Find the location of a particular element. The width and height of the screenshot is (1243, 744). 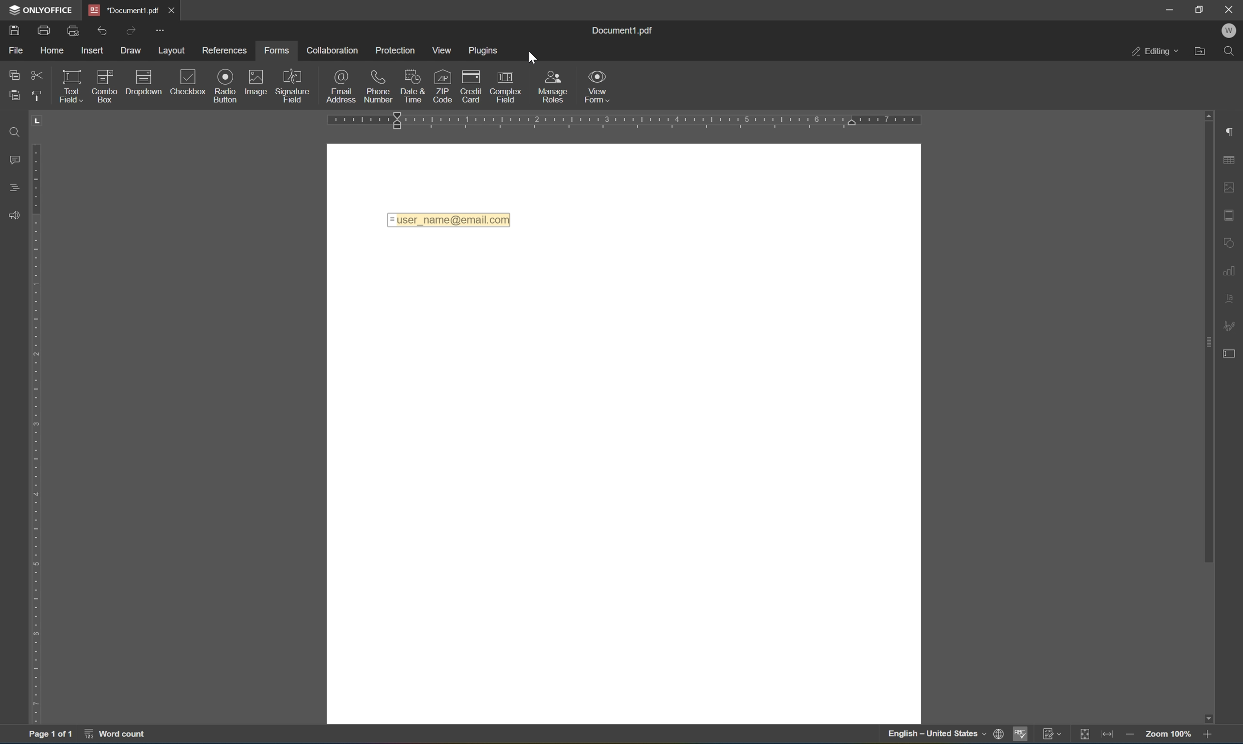

collaboration is located at coordinates (334, 51).